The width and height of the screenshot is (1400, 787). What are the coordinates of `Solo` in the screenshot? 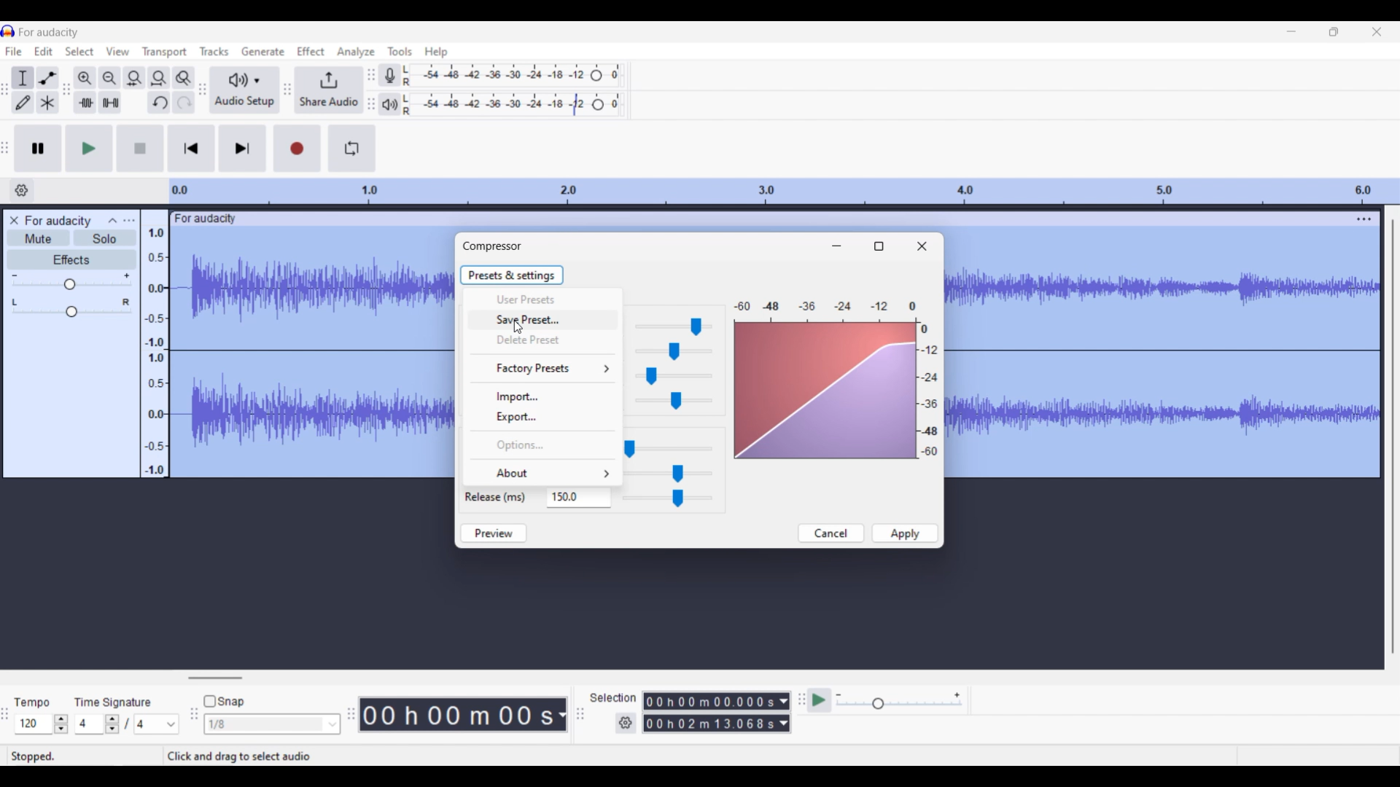 It's located at (105, 238).